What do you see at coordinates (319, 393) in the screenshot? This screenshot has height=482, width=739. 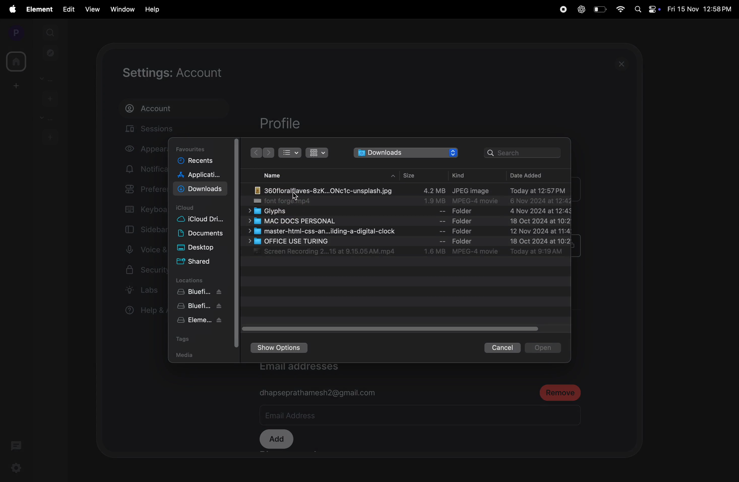 I see `gmail id` at bounding box center [319, 393].